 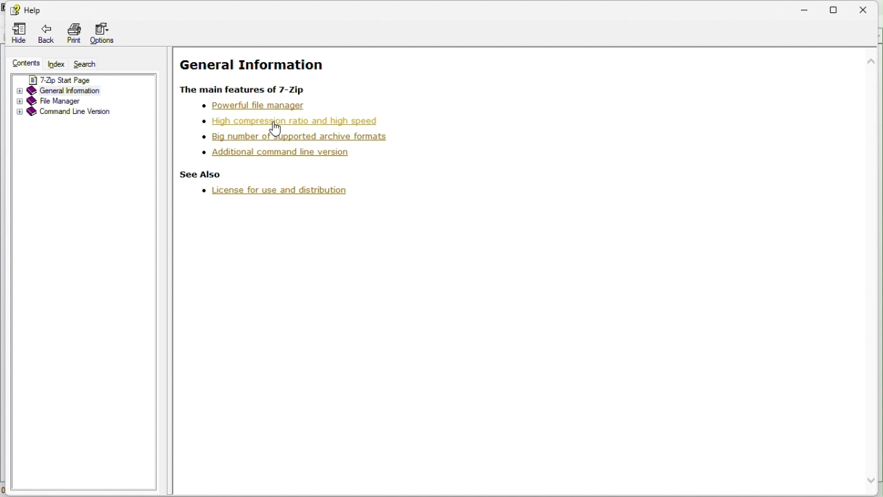 What do you see at coordinates (57, 64) in the screenshot?
I see `index` at bounding box center [57, 64].